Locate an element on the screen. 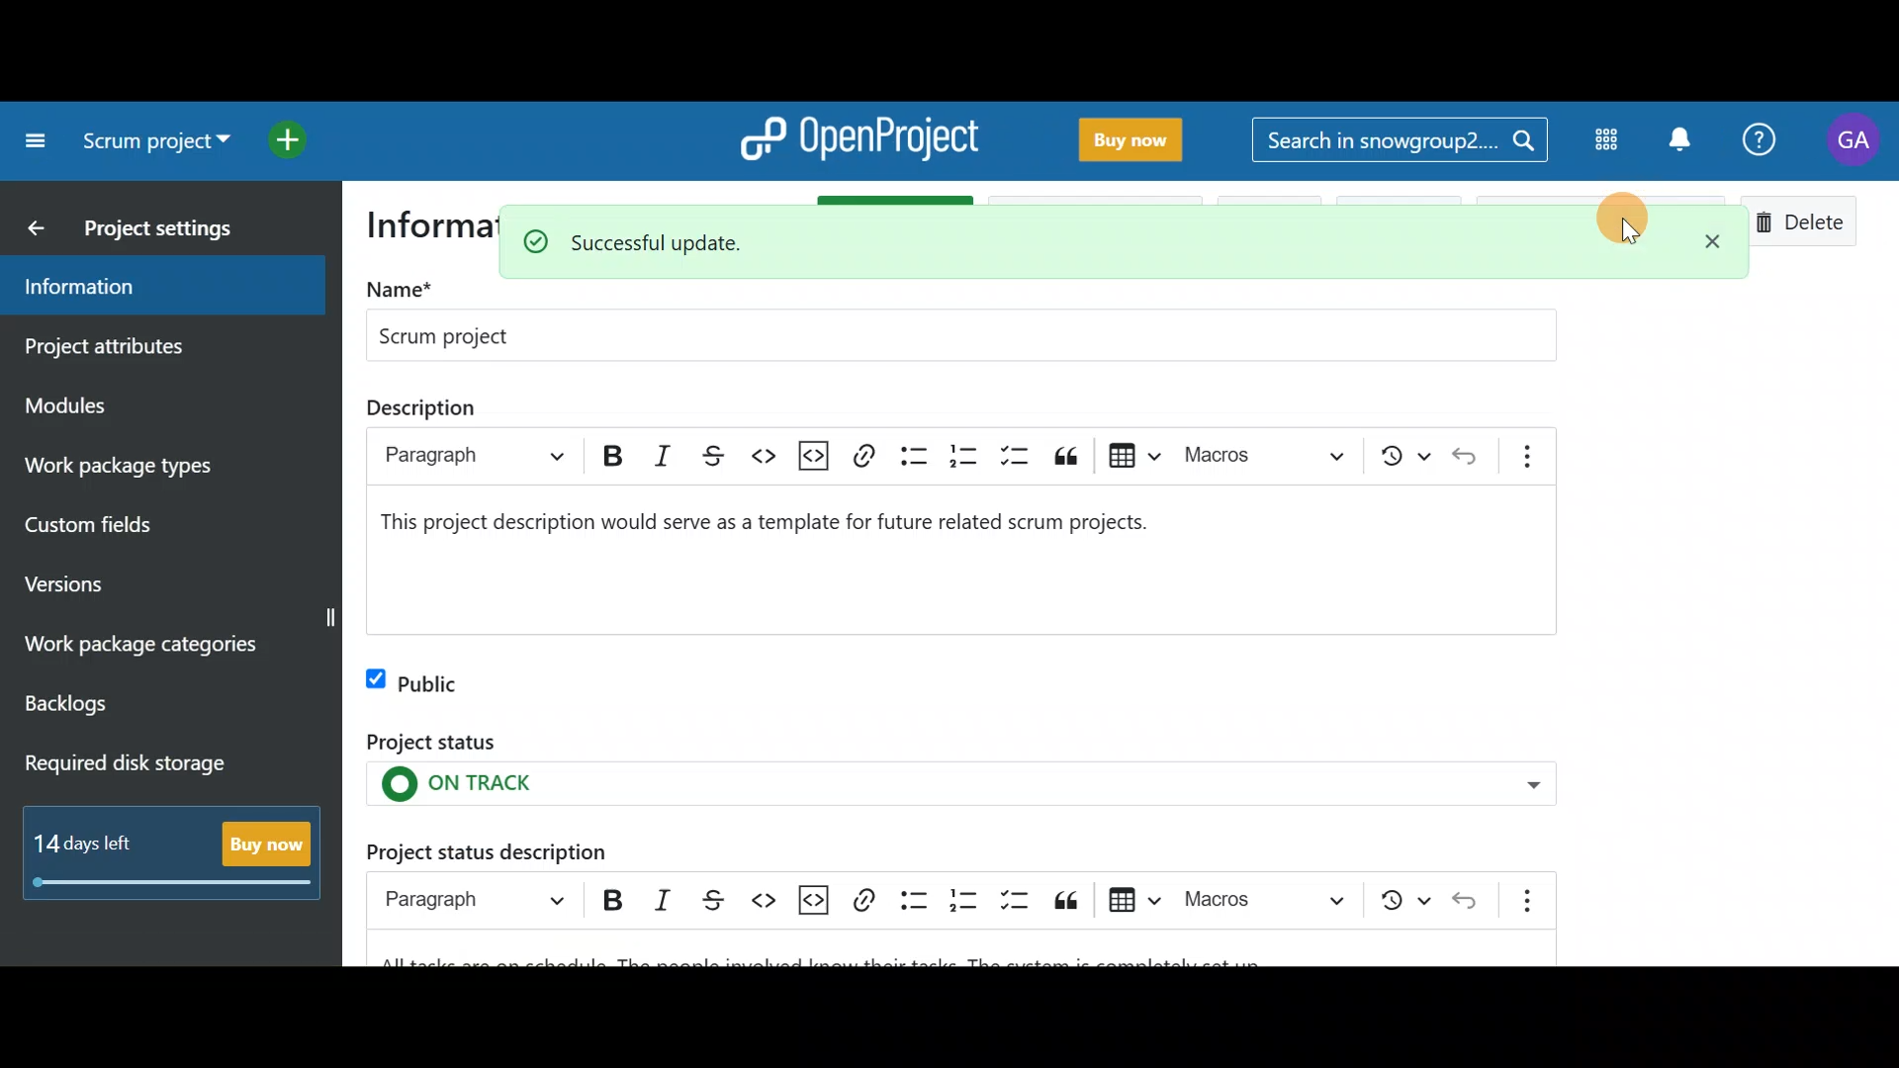 This screenshot has height=1068, width=1899. Strikethrough is located at coordinates (719, 898).